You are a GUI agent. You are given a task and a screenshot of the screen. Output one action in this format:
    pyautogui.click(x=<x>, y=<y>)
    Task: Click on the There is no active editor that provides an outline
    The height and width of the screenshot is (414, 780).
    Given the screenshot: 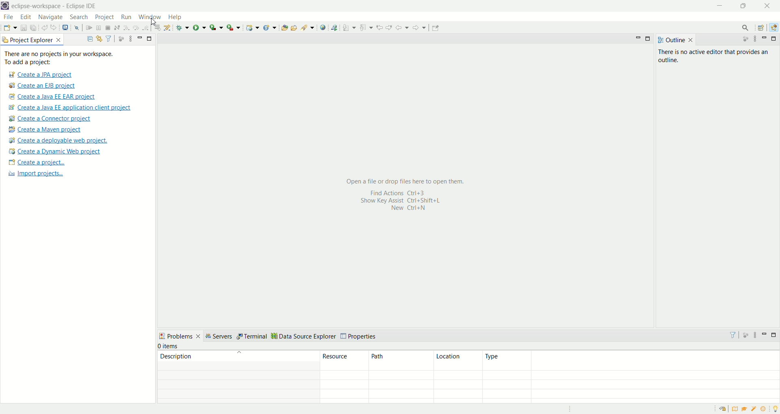 What is the action you would take?
    pyautogui.click(x=716, y=57)
    